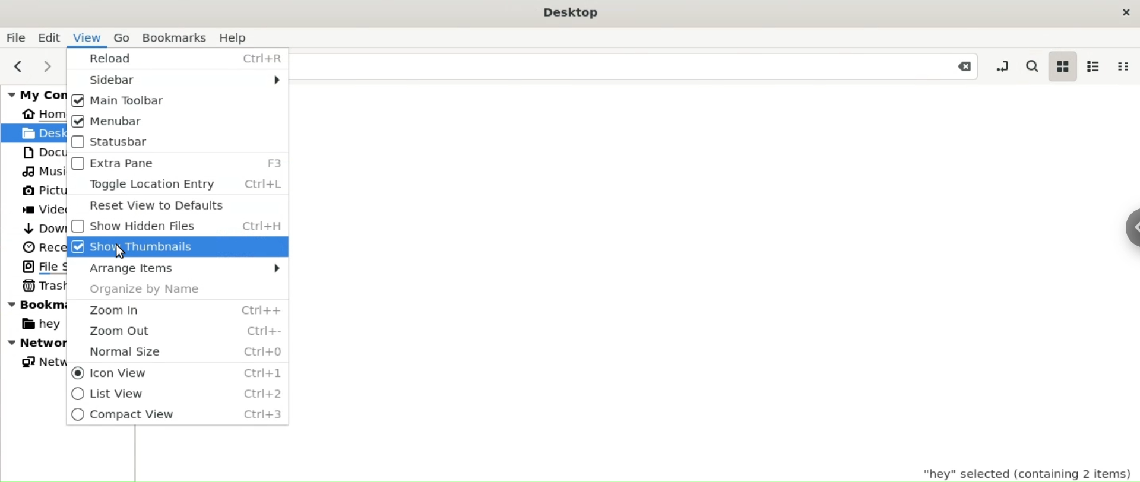 This screenshot has width=1140, height=482. What do you see at coordinates (15, 66) in the screenshot?
I see `Previous` at bounding box center [15, 66].